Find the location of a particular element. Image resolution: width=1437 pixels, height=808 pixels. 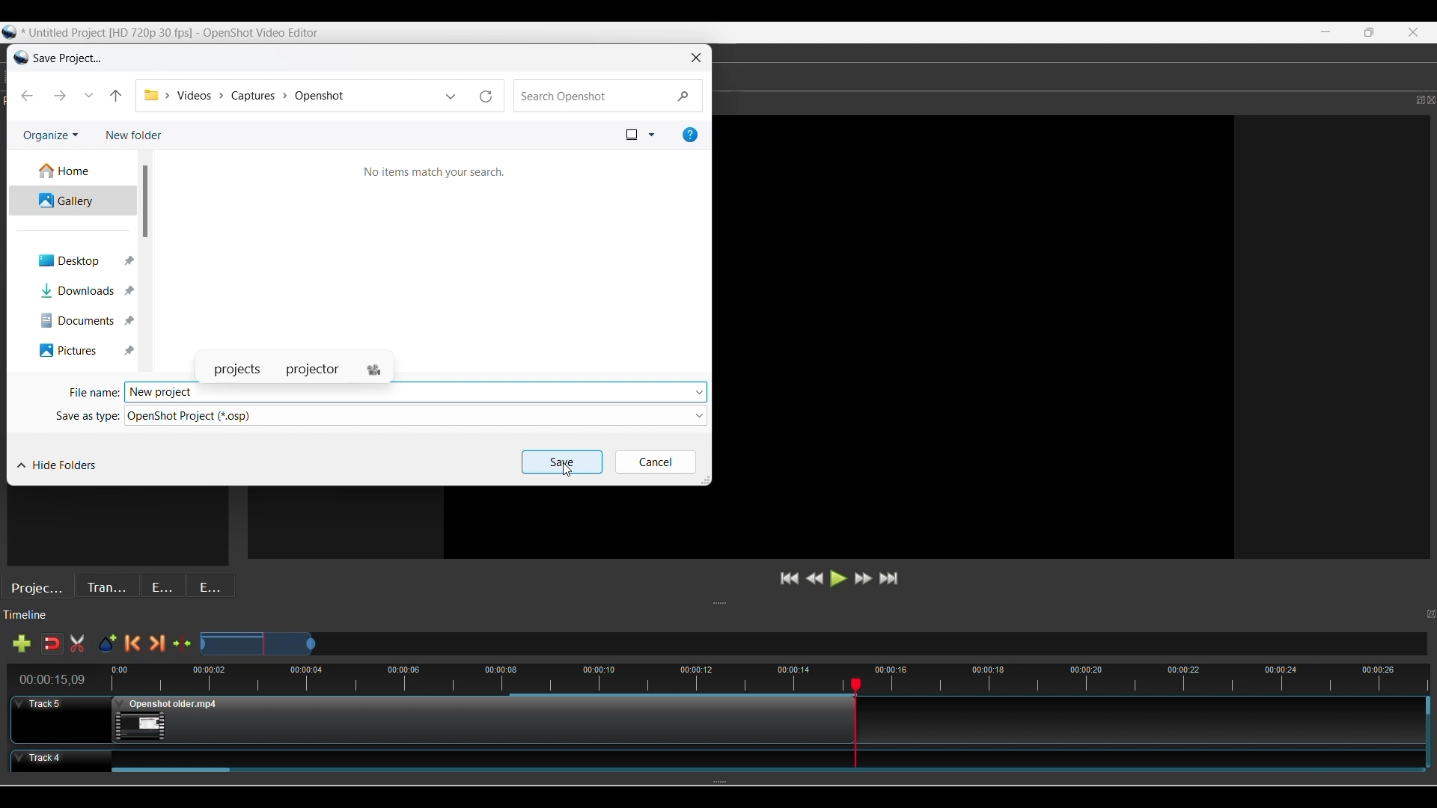

maximize is located at coordinates (1408, 100).